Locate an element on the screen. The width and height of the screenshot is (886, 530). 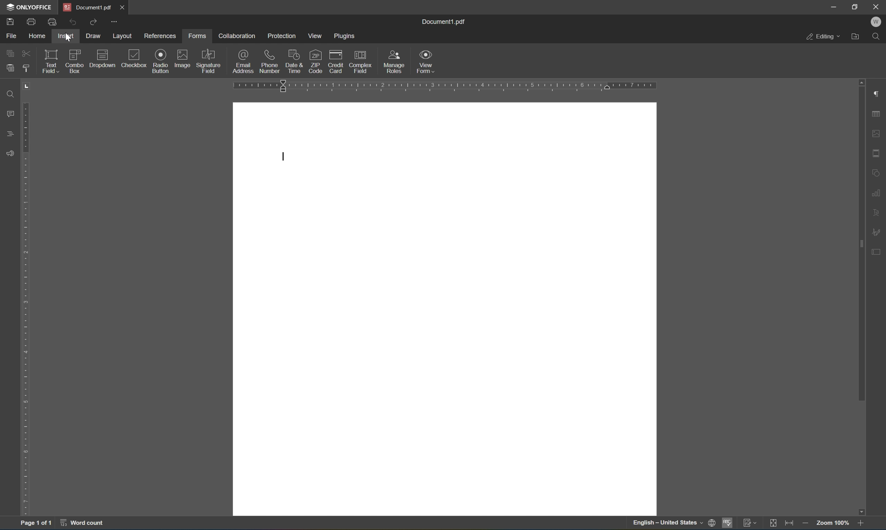
english - united states is located at coordinates (668, 524).